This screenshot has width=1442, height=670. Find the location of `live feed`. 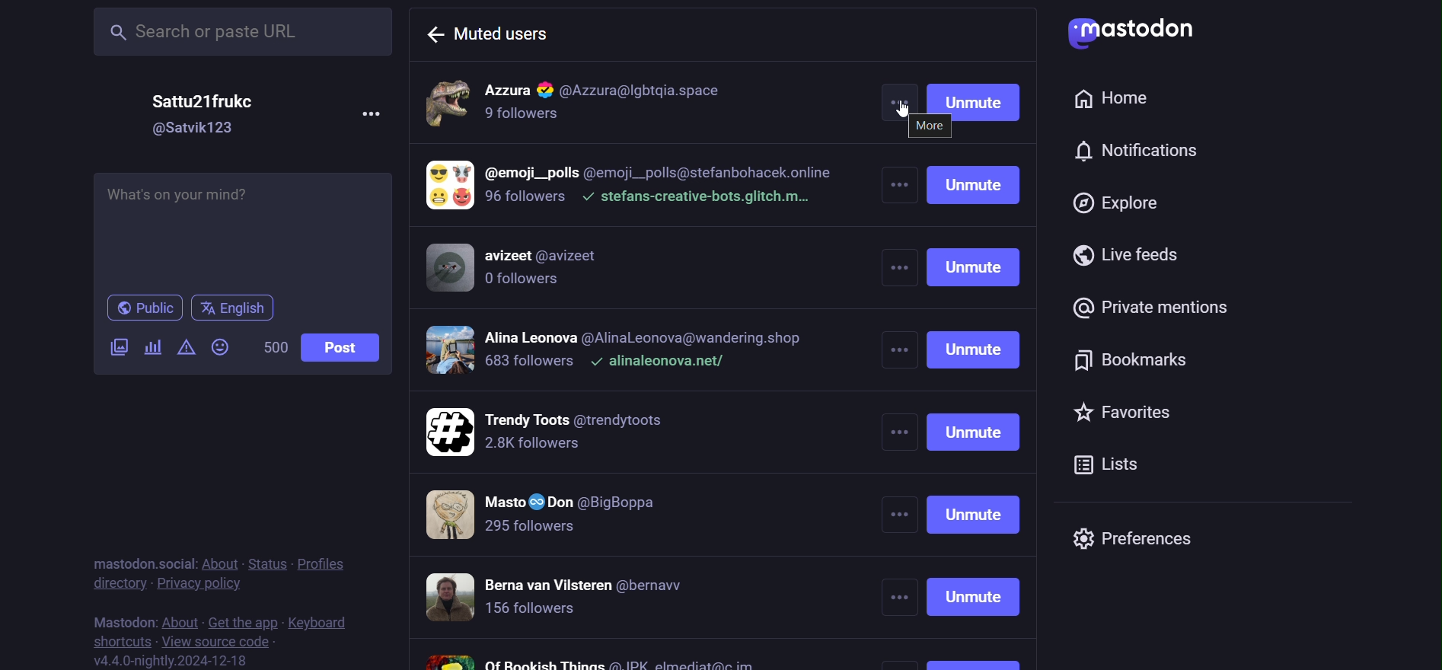

live feed is located at coordinates (1128, 254).